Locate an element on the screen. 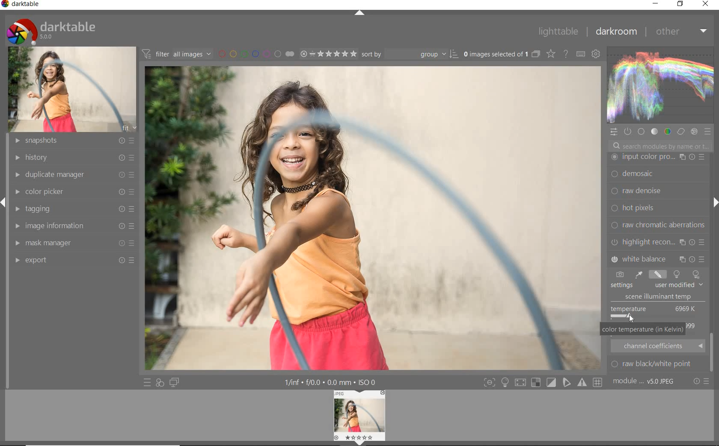 Image resolution: width=719 pixels, height=446 pixels. show only active module is located at coordinates (628, 132).